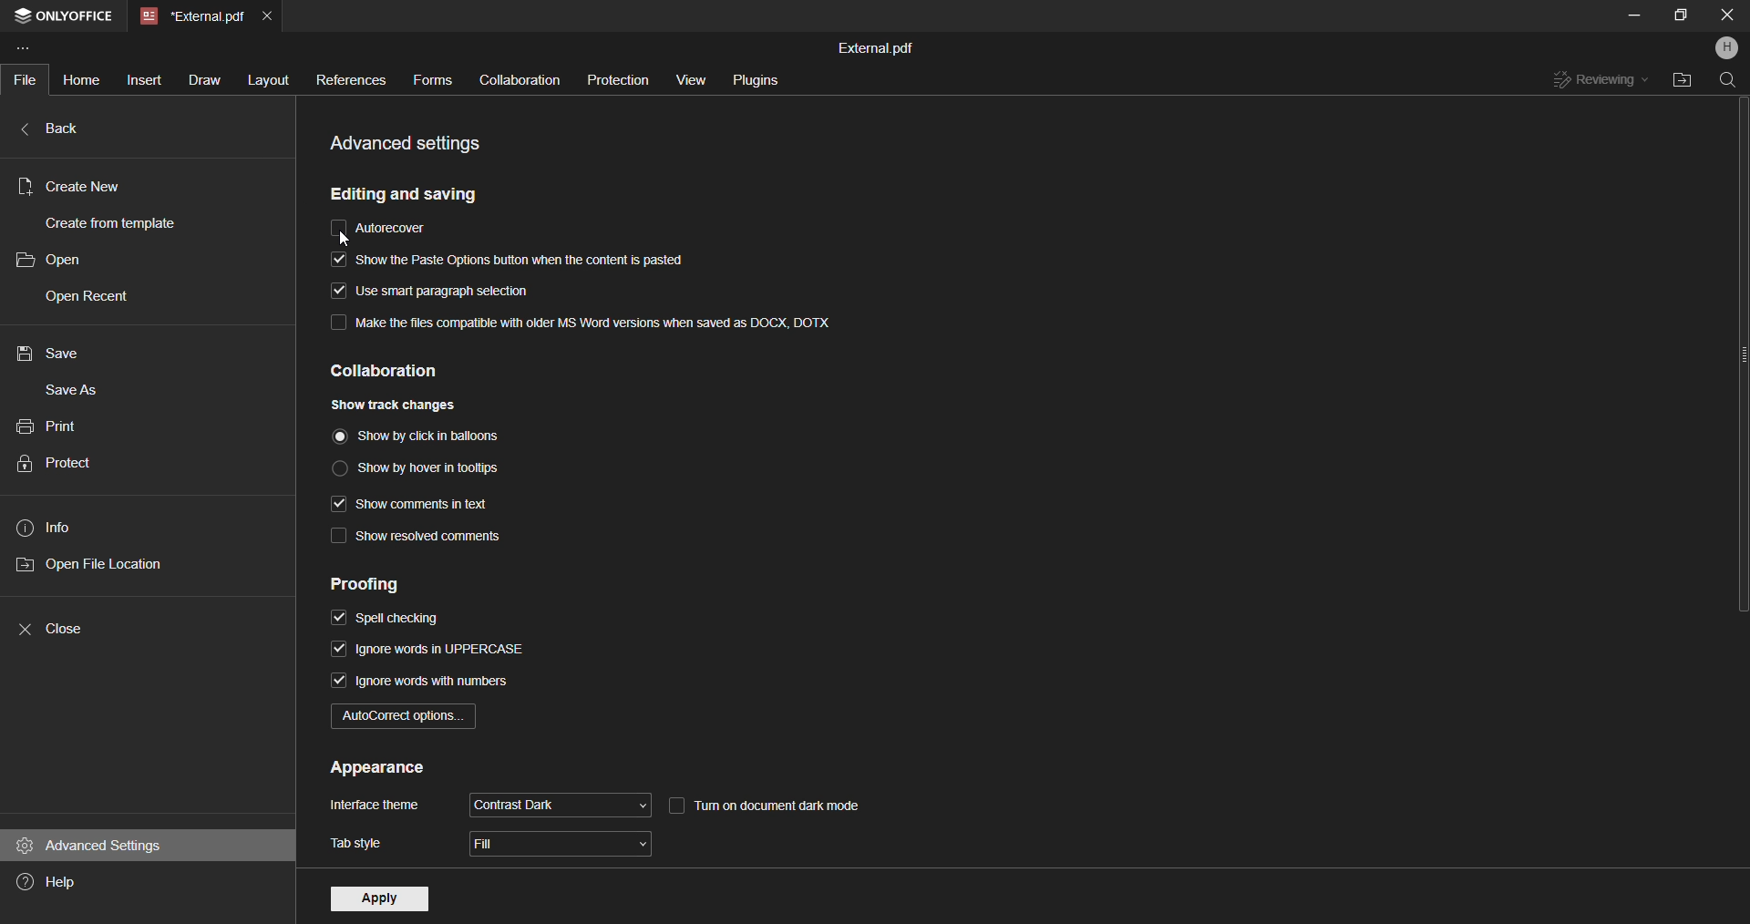  What do you see at coordinates (788, 803) in the screenshot?
I see `turn on dark mode` at bounding box center [788, 803].